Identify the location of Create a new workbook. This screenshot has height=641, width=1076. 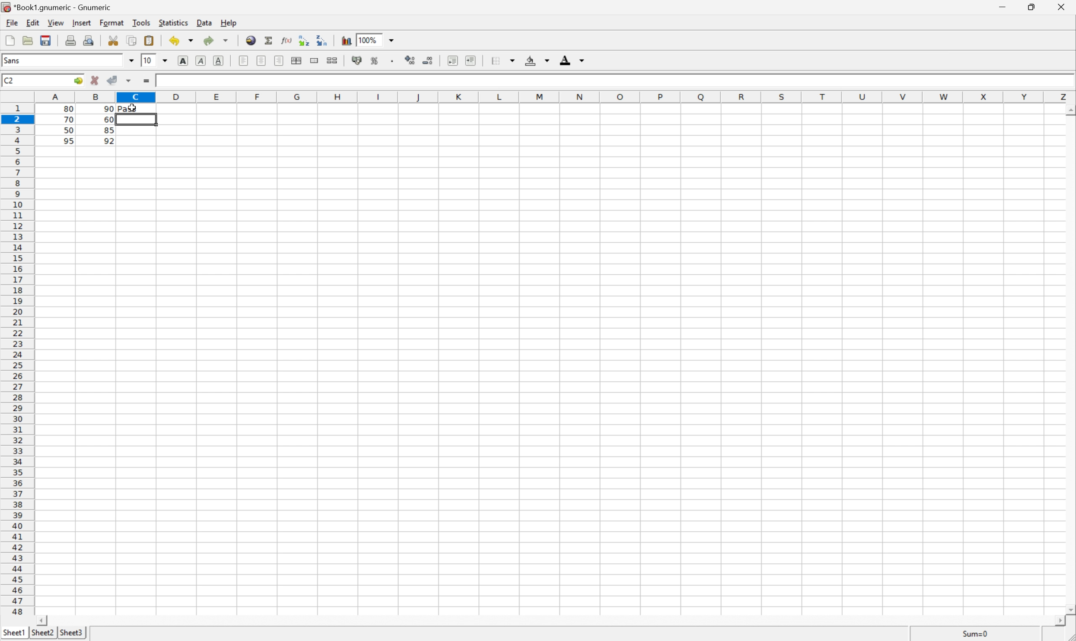
(10, 38).